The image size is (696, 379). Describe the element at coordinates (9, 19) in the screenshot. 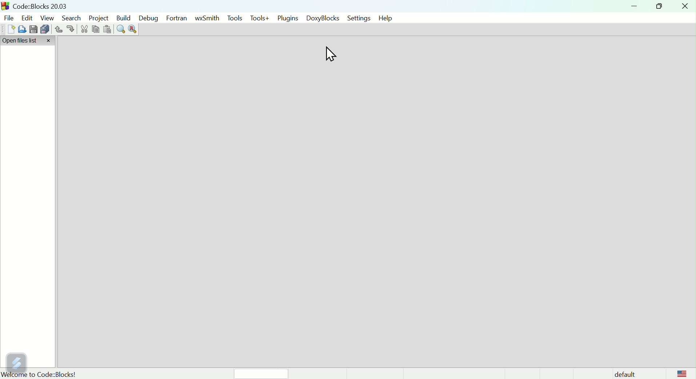

I see `file` at that location.